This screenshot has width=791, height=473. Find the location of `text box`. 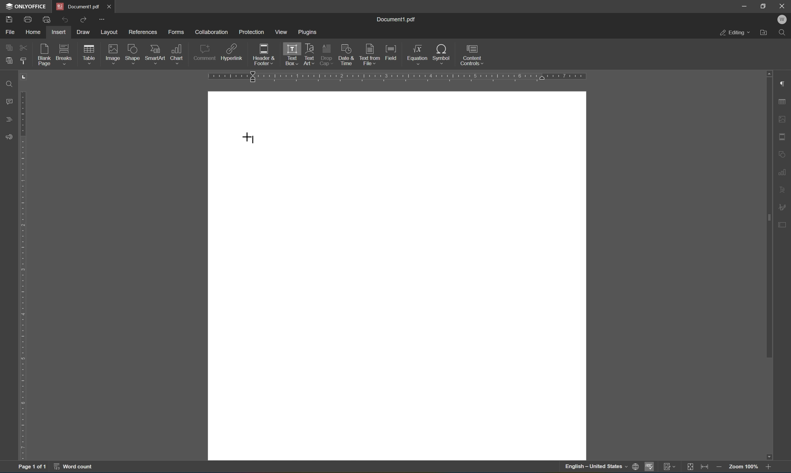

text box is located at coordinates (290, 55).